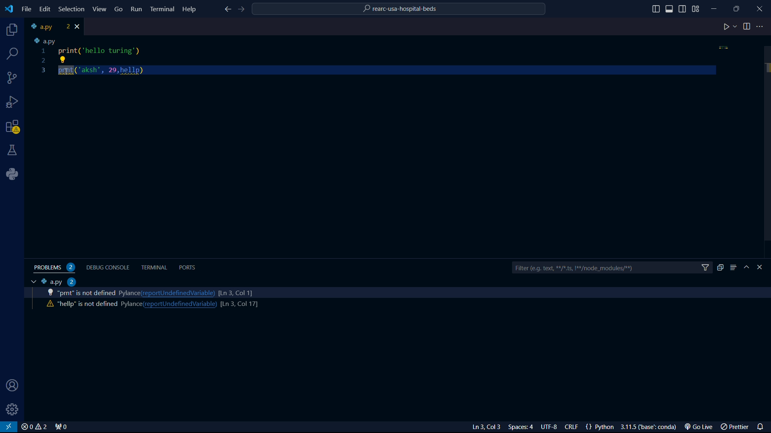 The height and width of the screenshot is (433, 771). I want to click on hide, so click(748, 268).